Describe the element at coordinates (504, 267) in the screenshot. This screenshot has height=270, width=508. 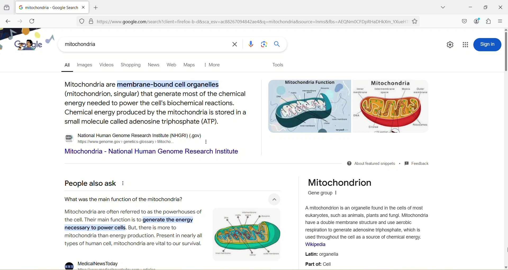
I see `scroll down` at that location.